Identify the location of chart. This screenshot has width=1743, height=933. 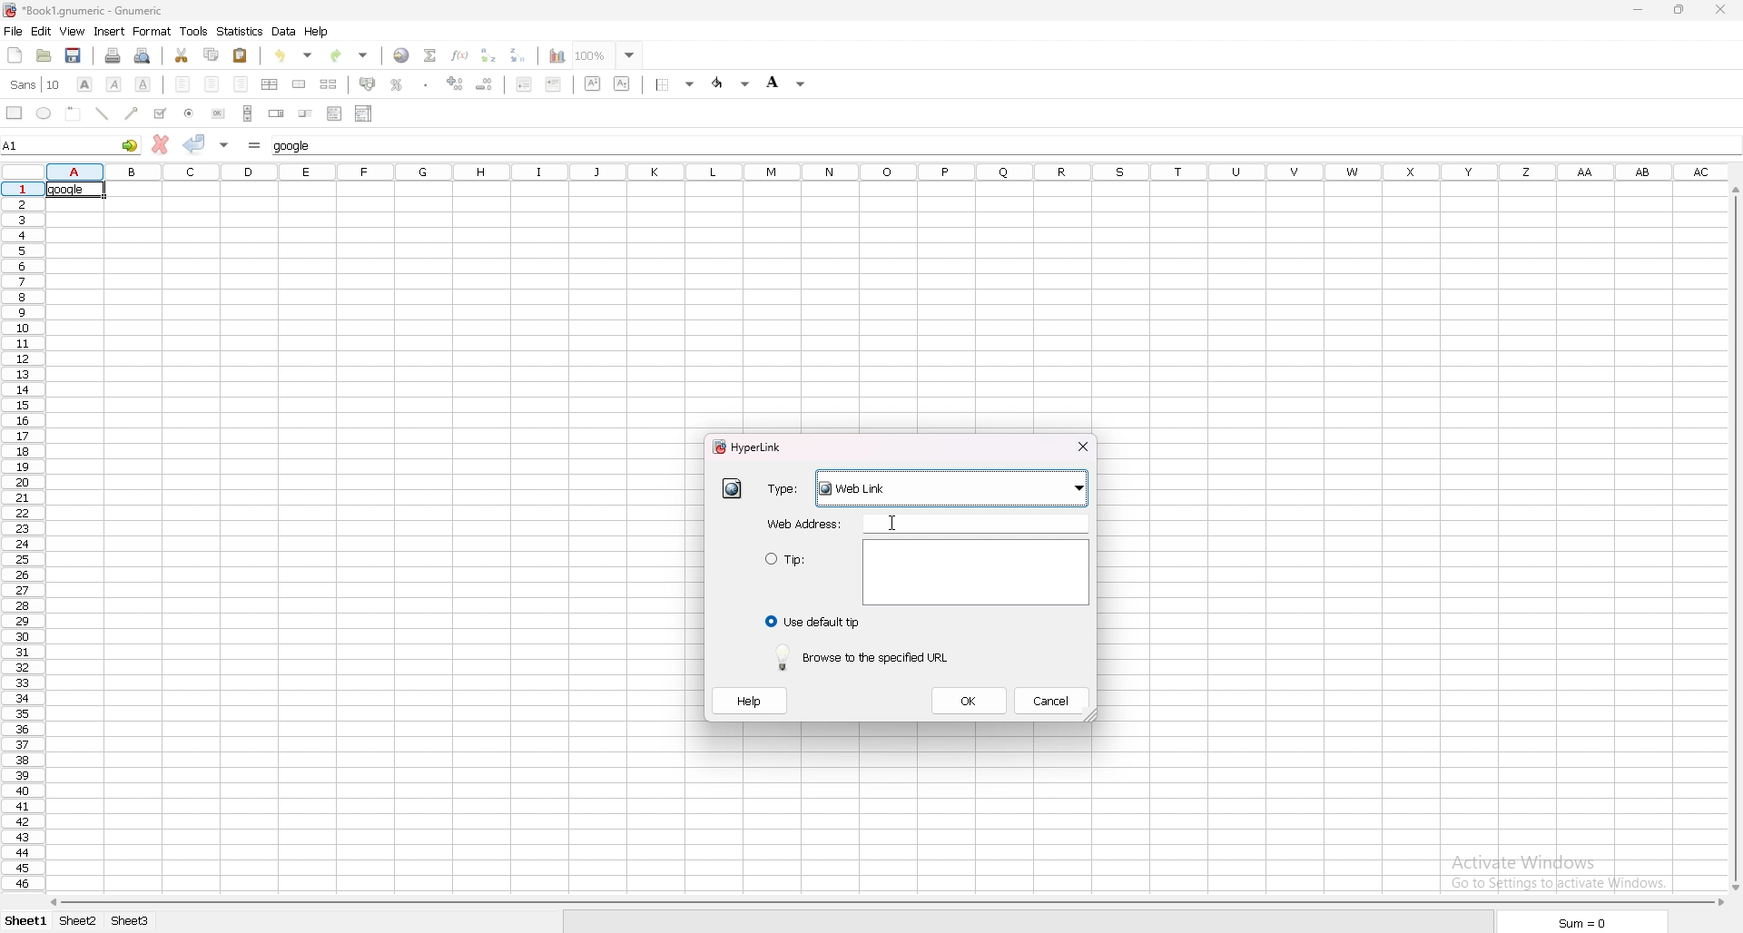
(558, 57).